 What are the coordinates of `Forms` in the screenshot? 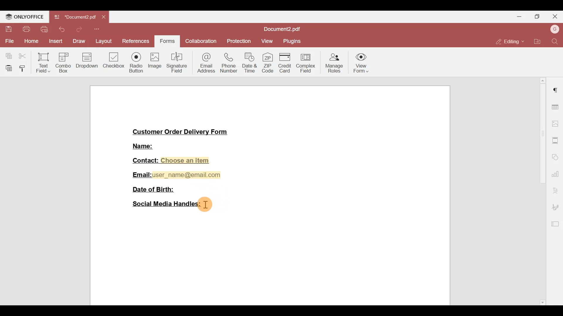 It's located at (168, 40).